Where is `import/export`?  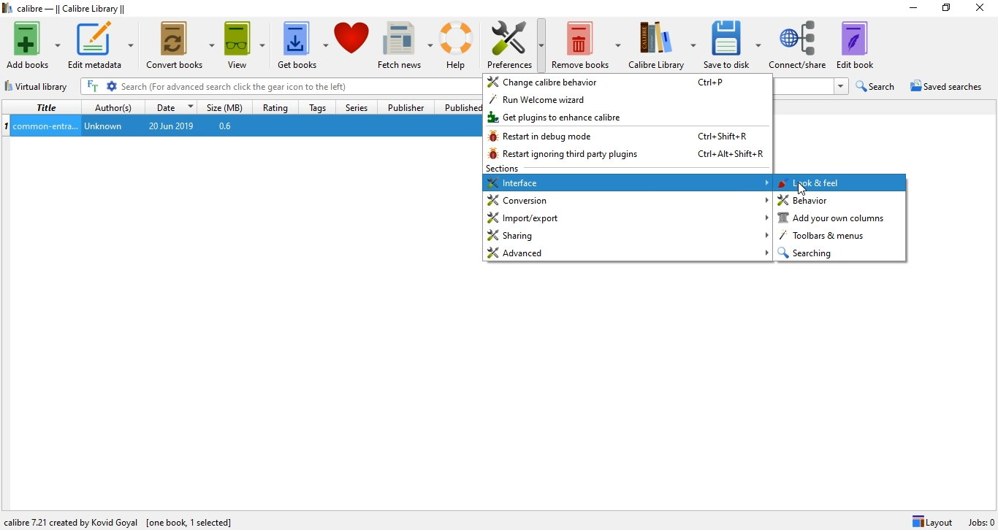
import/export is located at coordinates (628, 218).